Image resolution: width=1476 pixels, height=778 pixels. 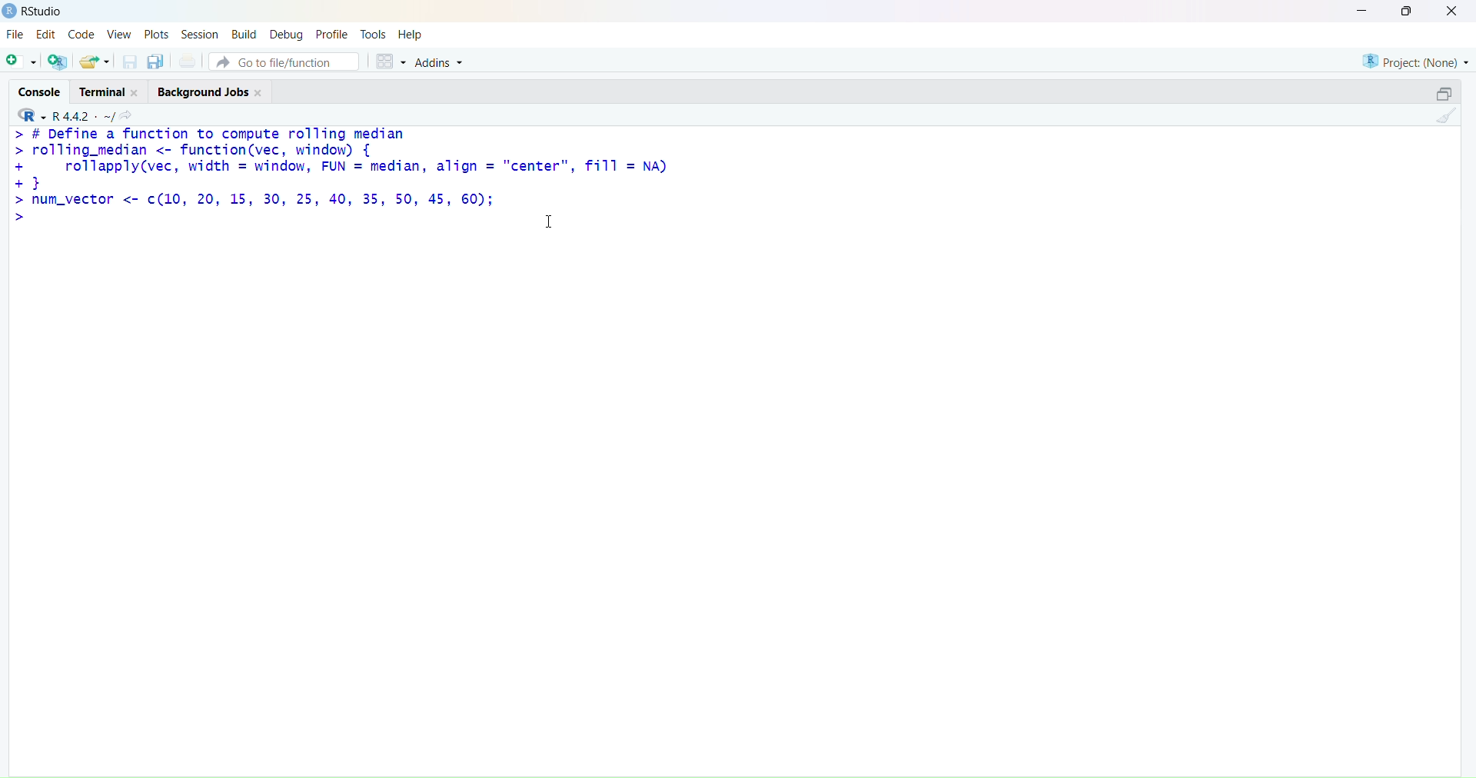 I want to click on terminal, so click(x=101, y=92).